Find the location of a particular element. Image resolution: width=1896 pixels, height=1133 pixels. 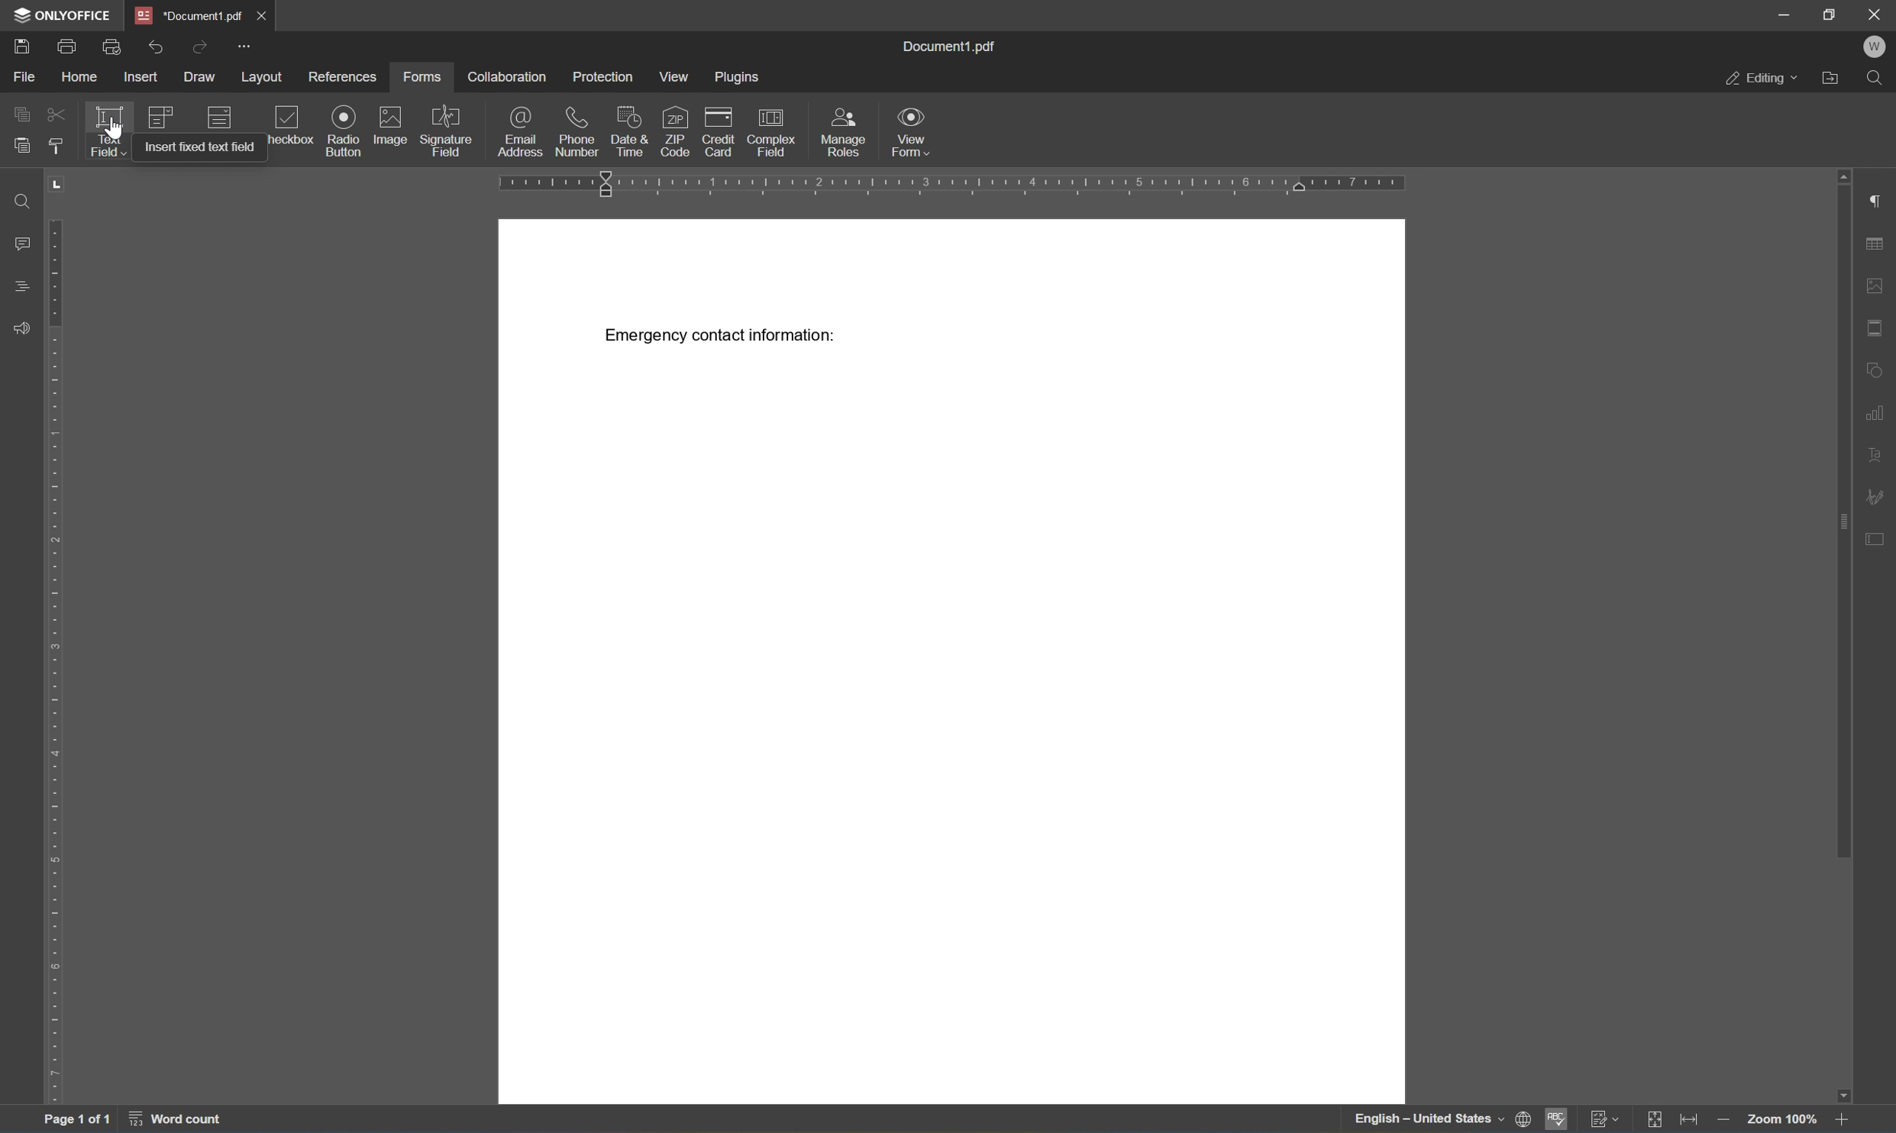

welcome is located at coordinates (1877, 45).